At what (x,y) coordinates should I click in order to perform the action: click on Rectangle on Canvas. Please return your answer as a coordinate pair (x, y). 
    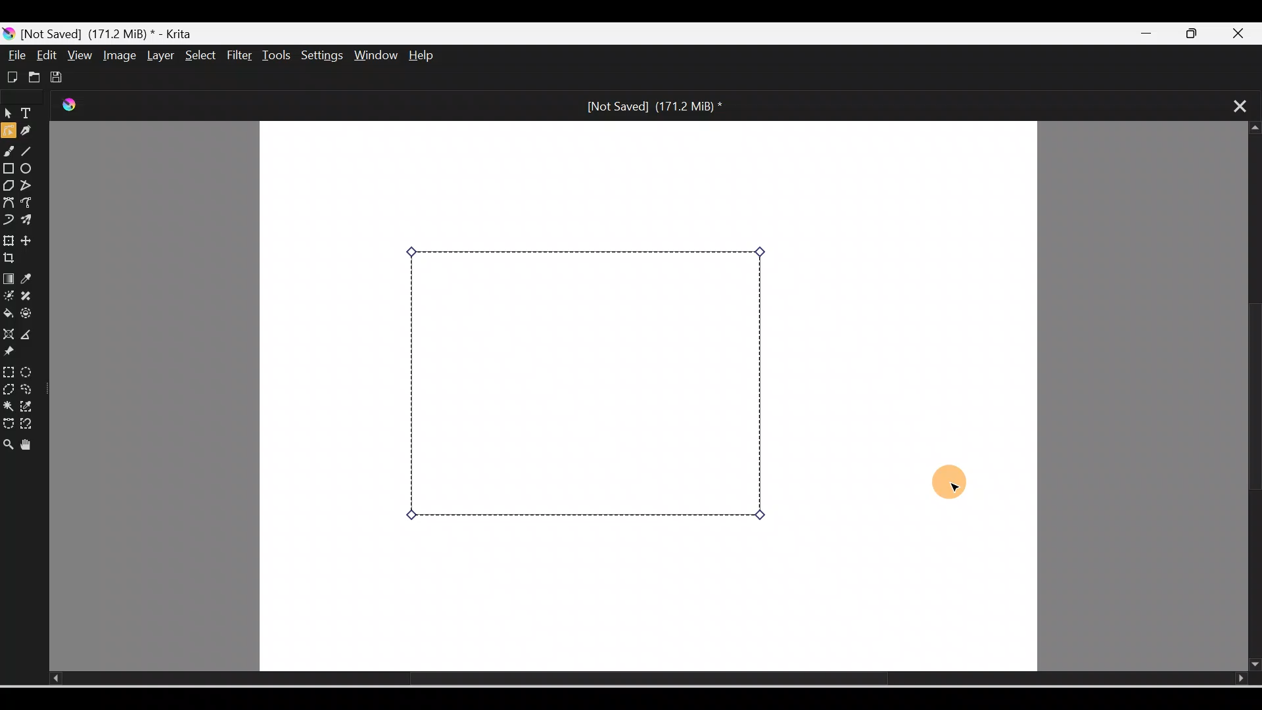
    Looking at the image, I should click on (588, 386).